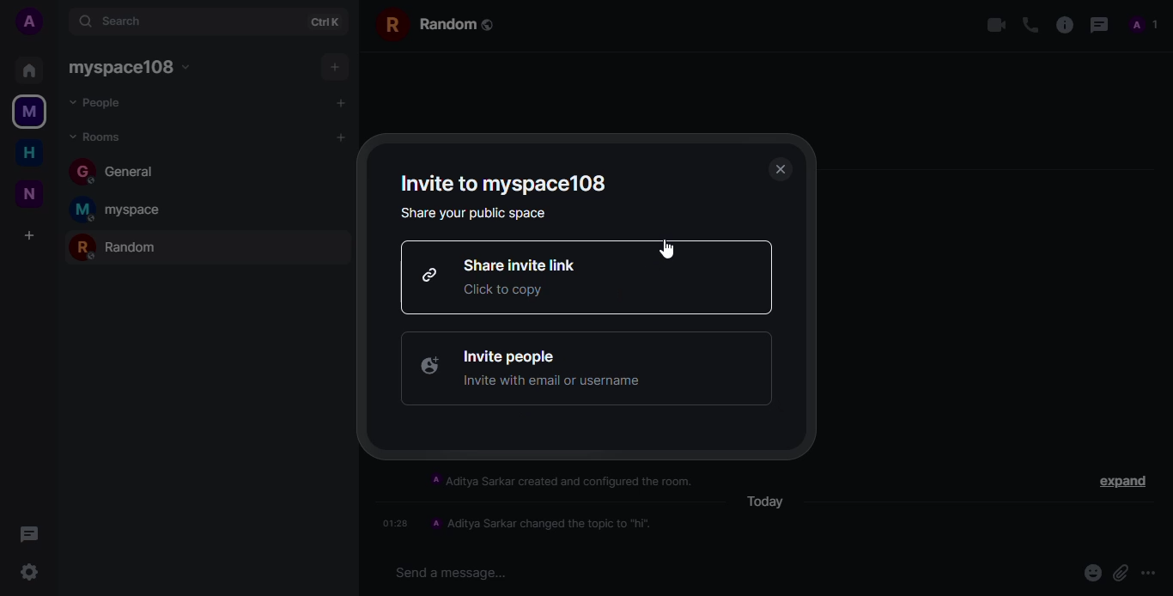 The height and width of the screenshot is (596, 1173). What do you see at coordinates (340, 101) in the screenshot?
I see `add` at bounding box center [340, 101].